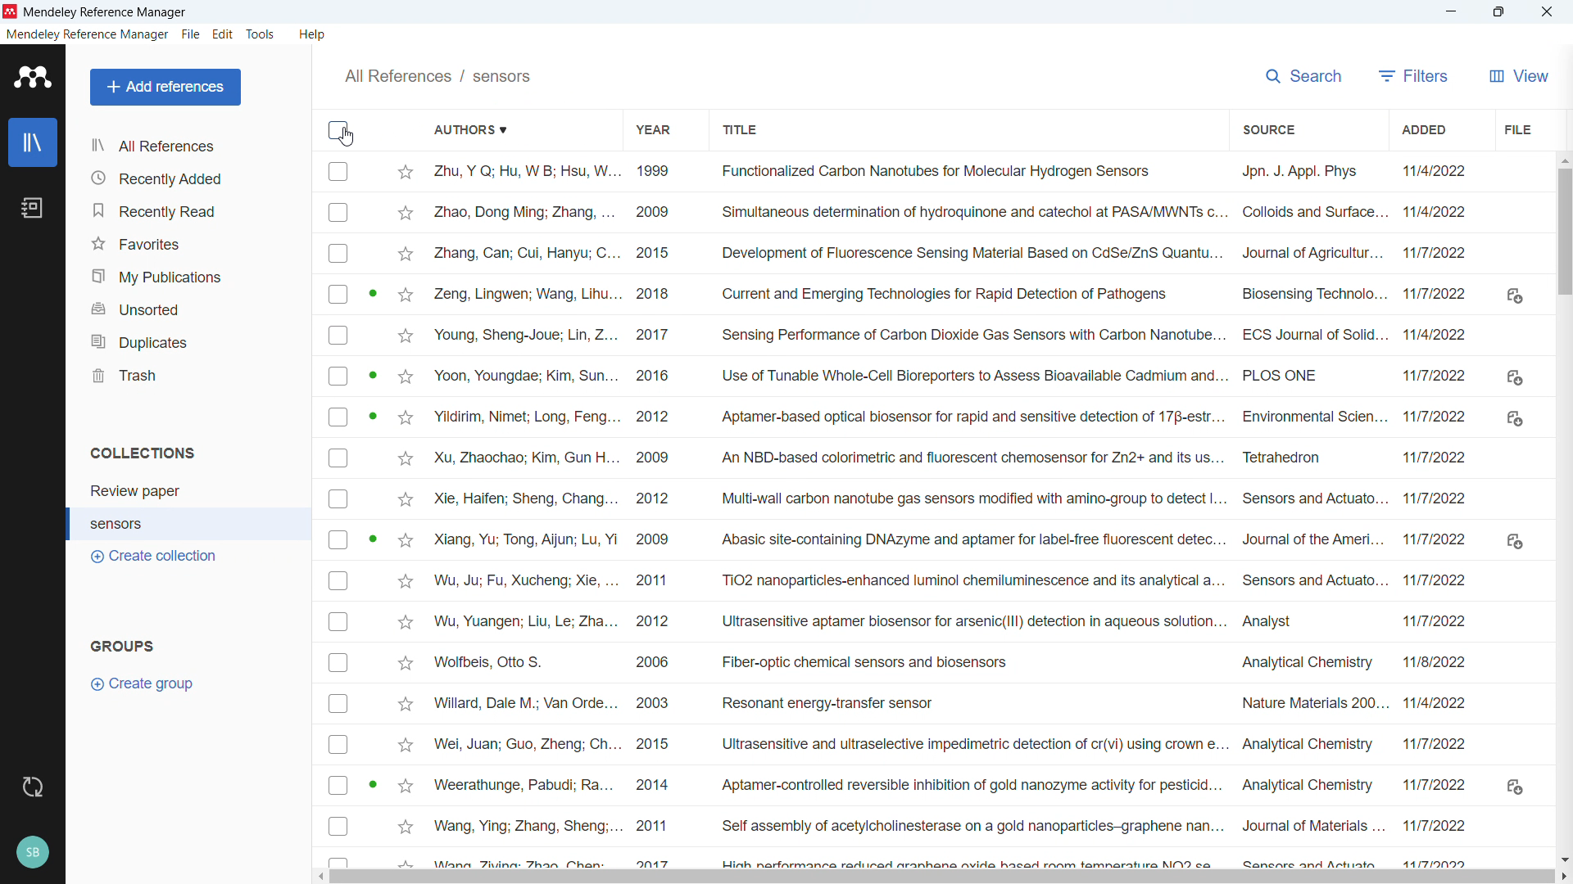  I want to click on Sort by authors , so click(469, 130).